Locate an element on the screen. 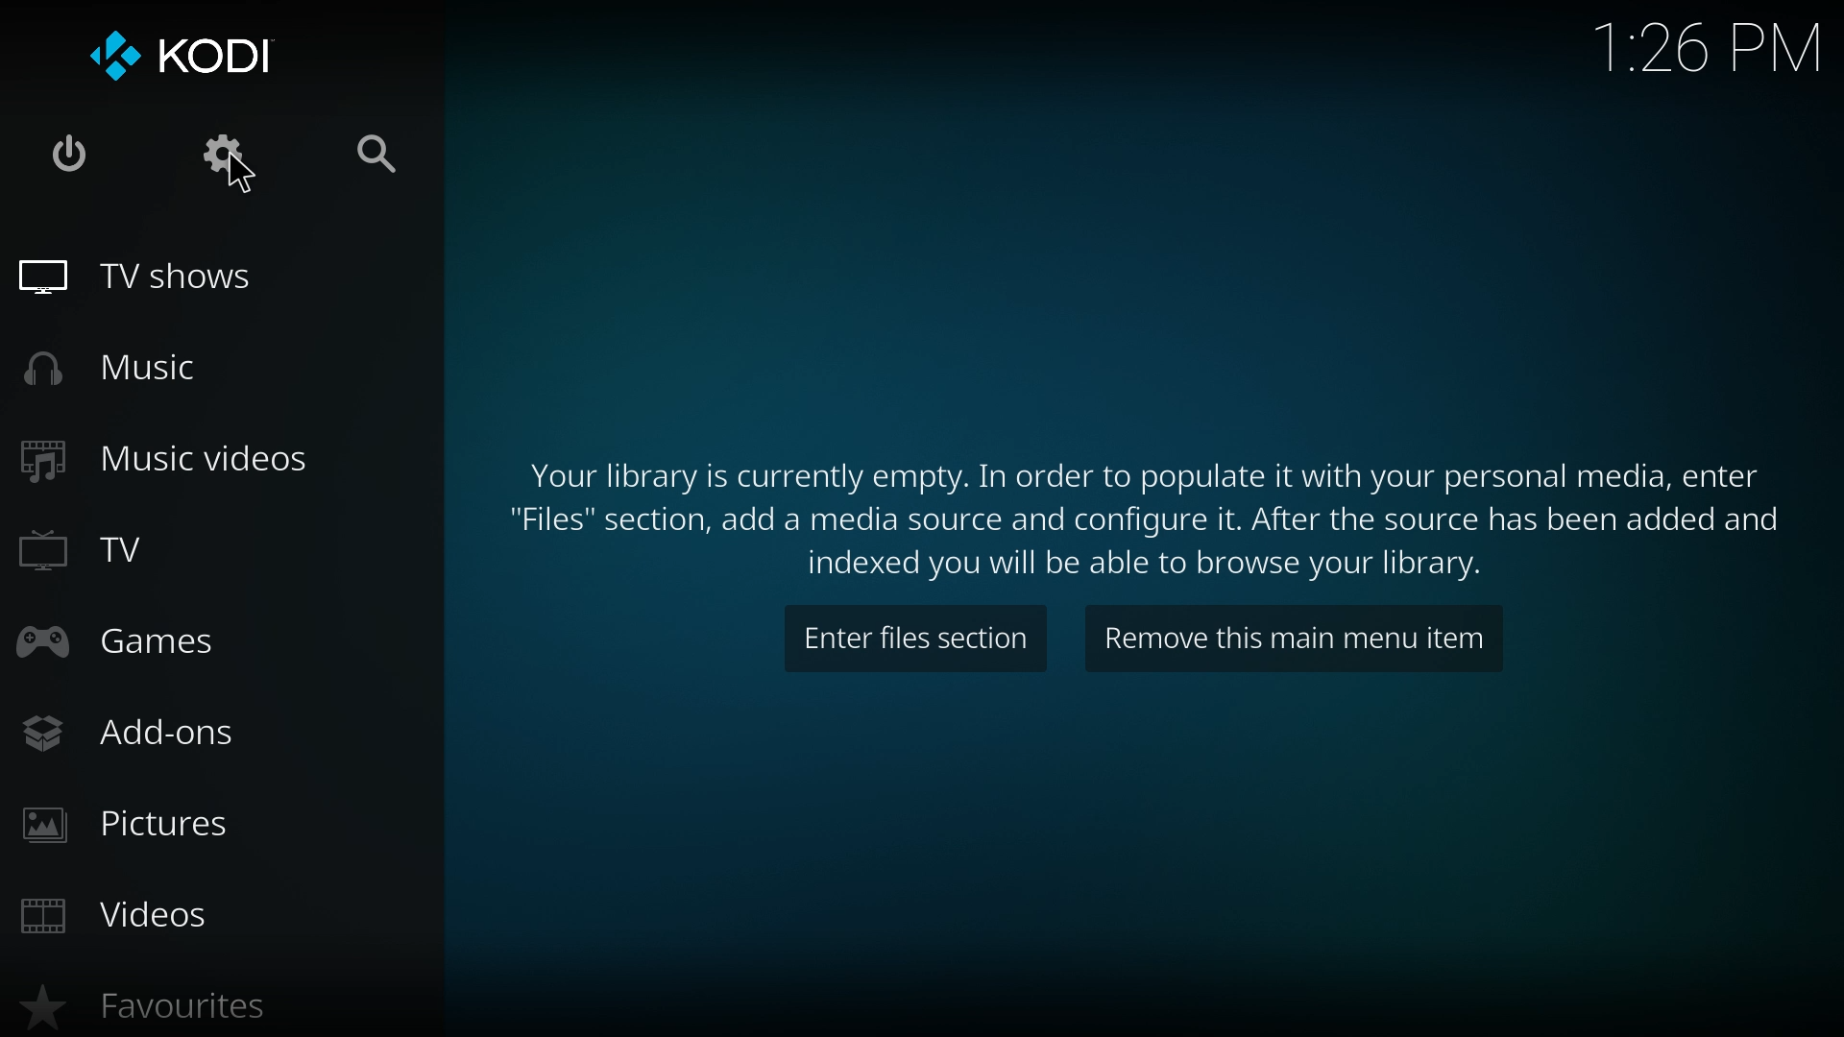  kodi is located at coordinates (190, 56).